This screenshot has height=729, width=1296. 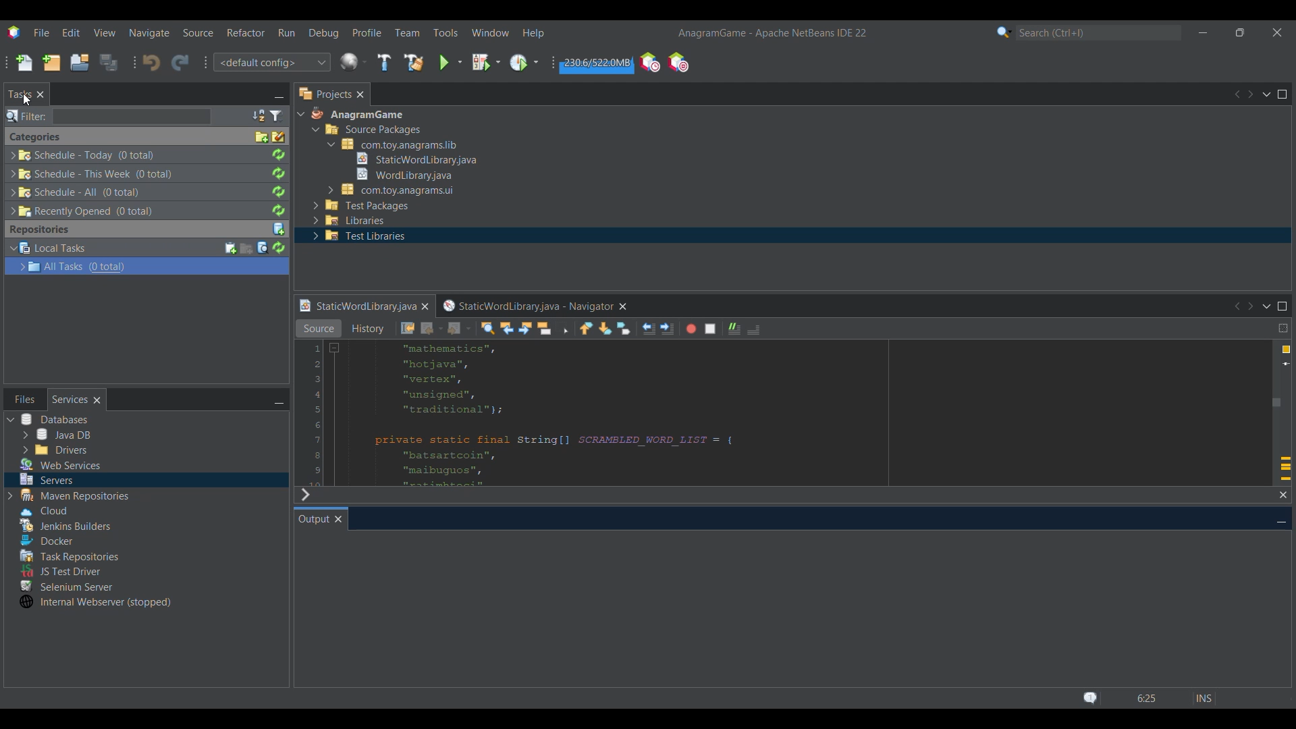 What do you see at coordinates (772, 34) in the screenshot?
I see `Software name and version` at bounding box center [772, 34].